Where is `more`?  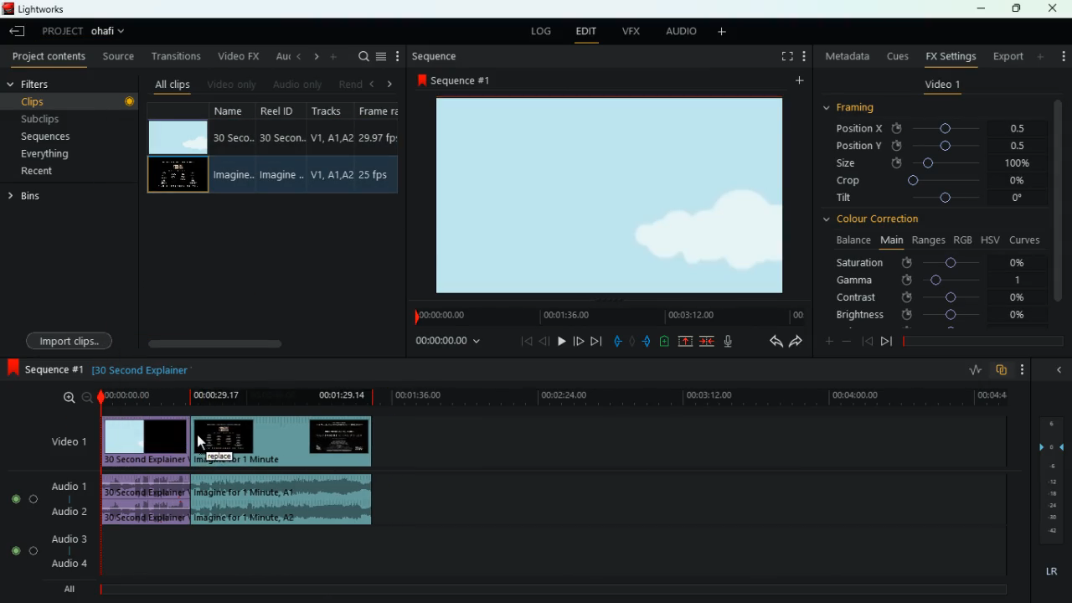 more is located at coordinates (335, 56).